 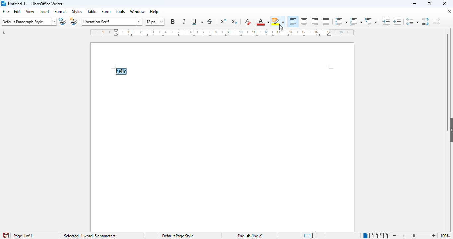 I want to click on strikethrough, so click(x=210, y=22).